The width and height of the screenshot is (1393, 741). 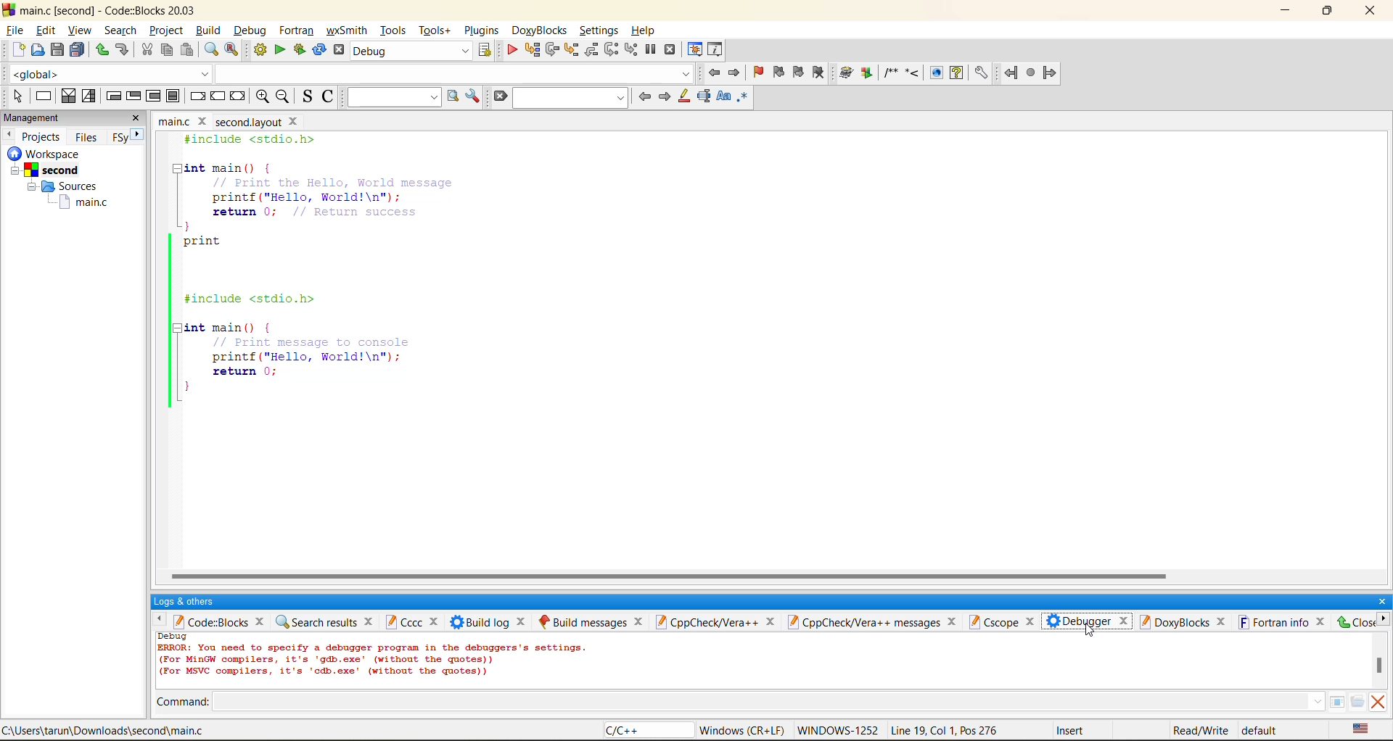 What do you see at coordinates (88, 97) in the screenshot?
I see `selection` at bounding box center [88, 97].